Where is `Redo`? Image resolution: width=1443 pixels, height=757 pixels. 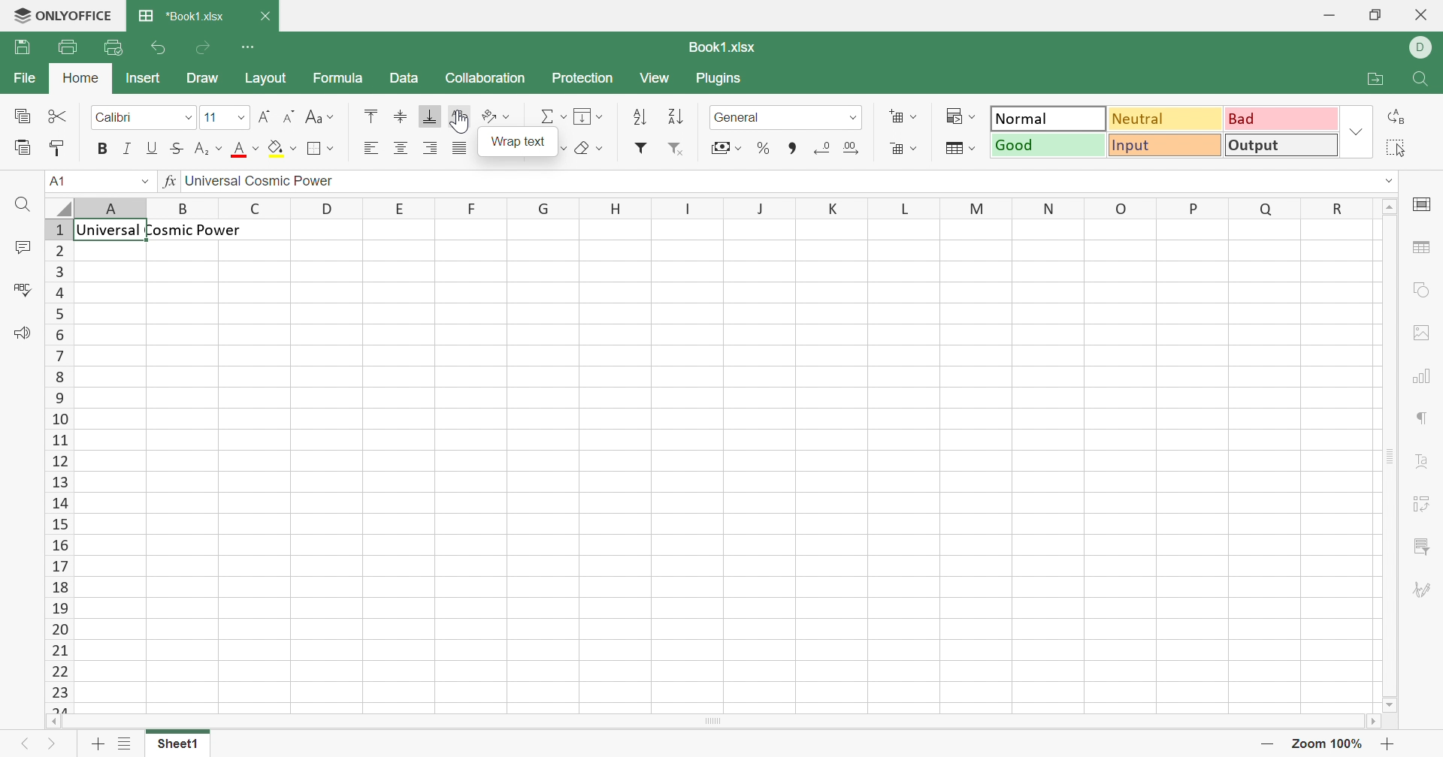 Redo is located at coordinates (204, 50).